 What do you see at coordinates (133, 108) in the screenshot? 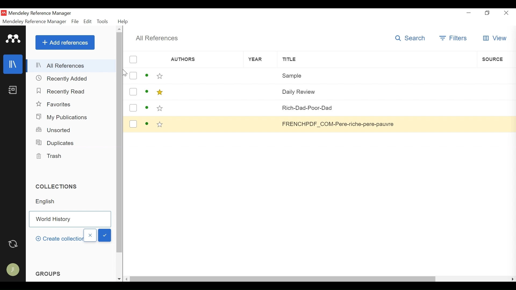
I see `(un)select` at bounding box center [133, 108].